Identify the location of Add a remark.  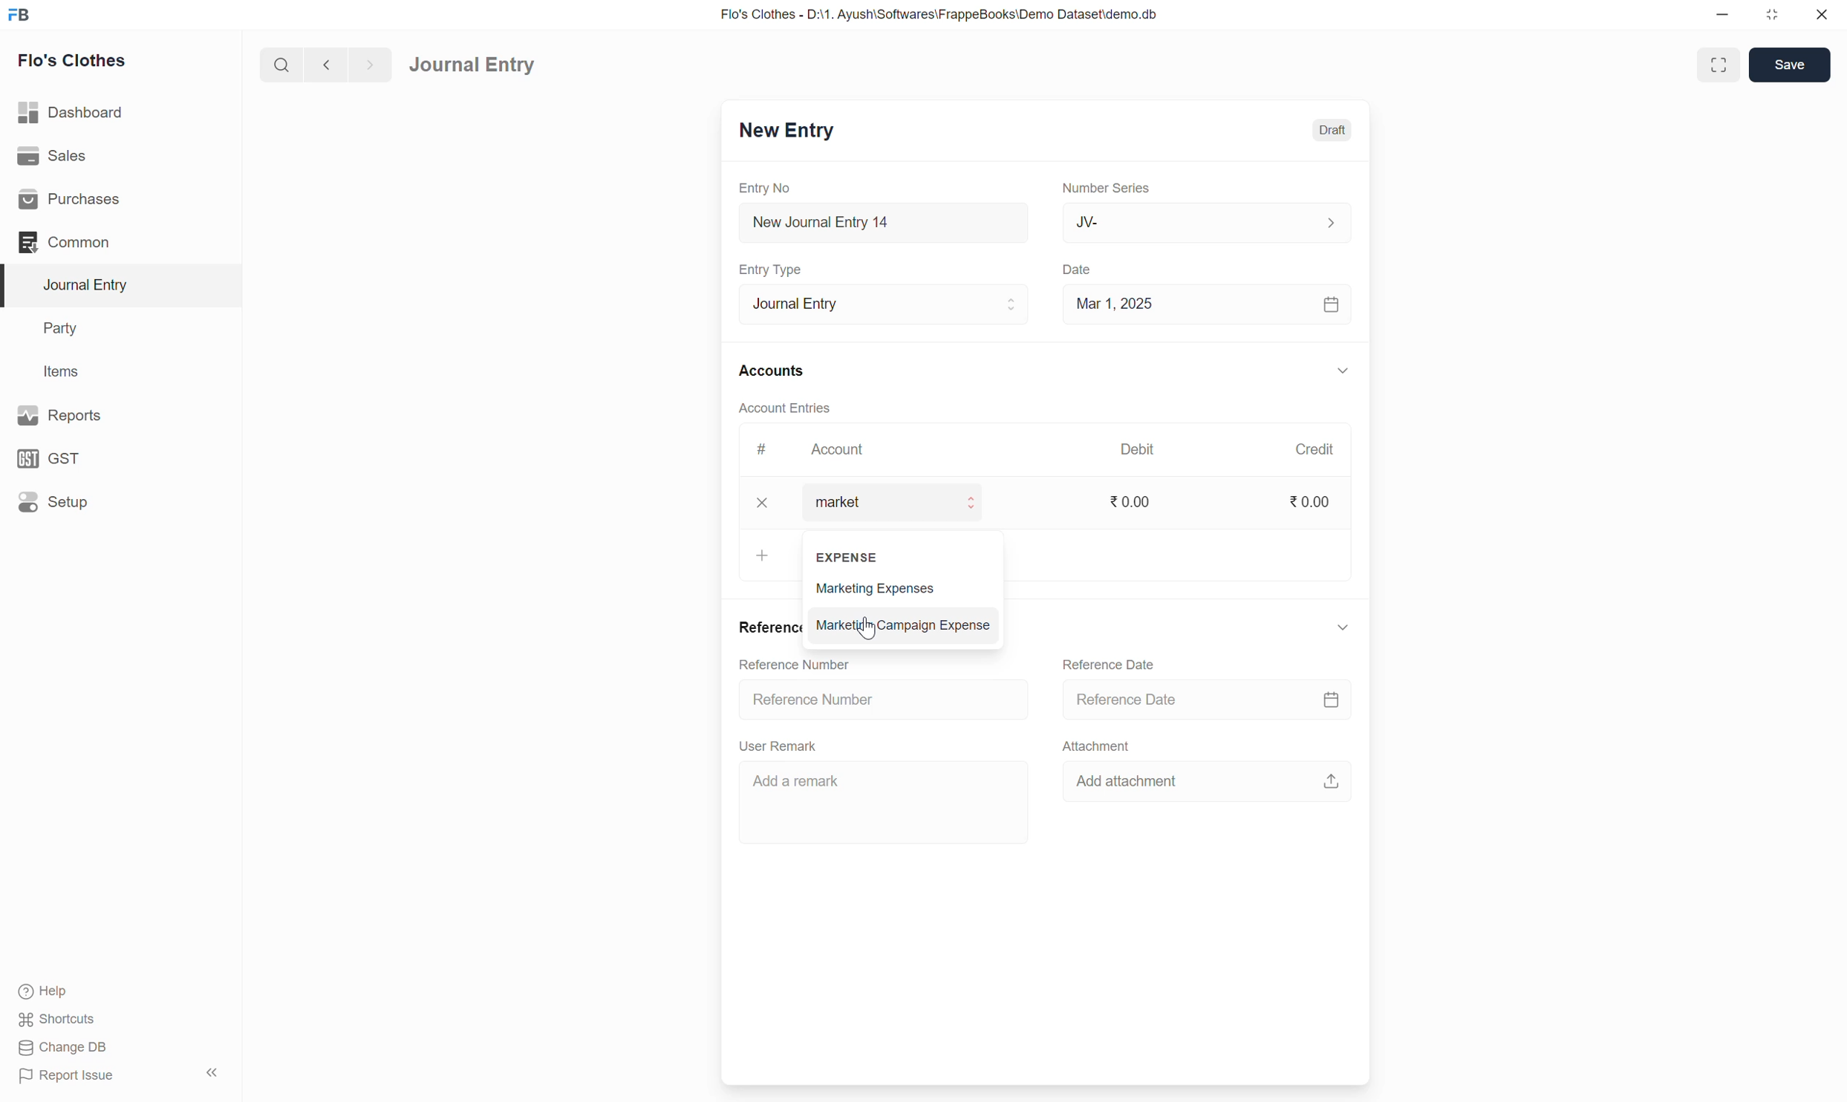
(876, 805).